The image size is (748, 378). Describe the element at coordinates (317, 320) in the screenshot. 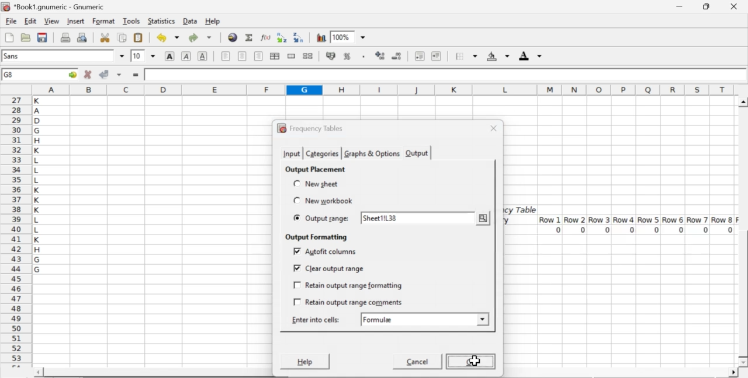

I see `enter into cells:` at that location.